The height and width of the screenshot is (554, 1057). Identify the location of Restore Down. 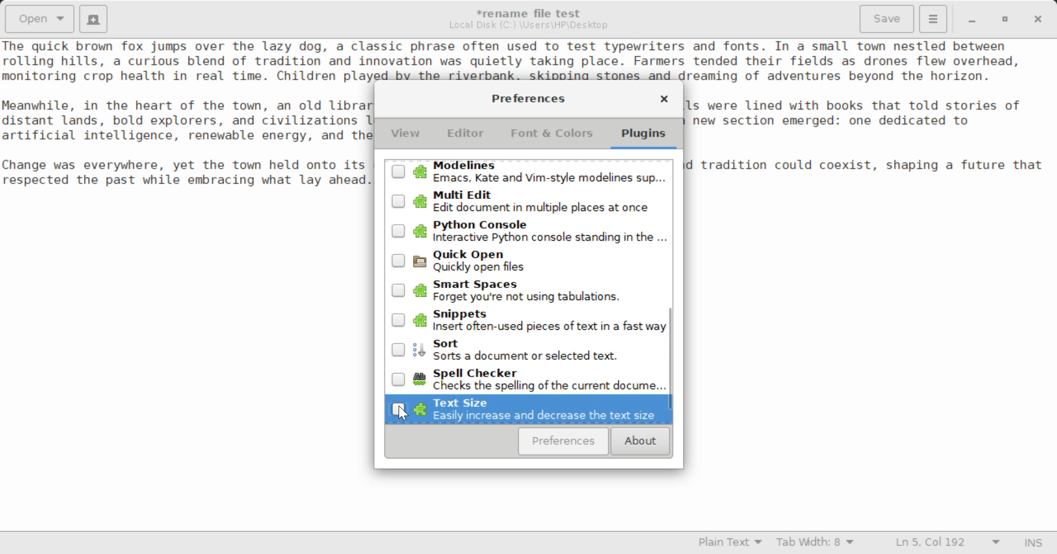
(971, 19).